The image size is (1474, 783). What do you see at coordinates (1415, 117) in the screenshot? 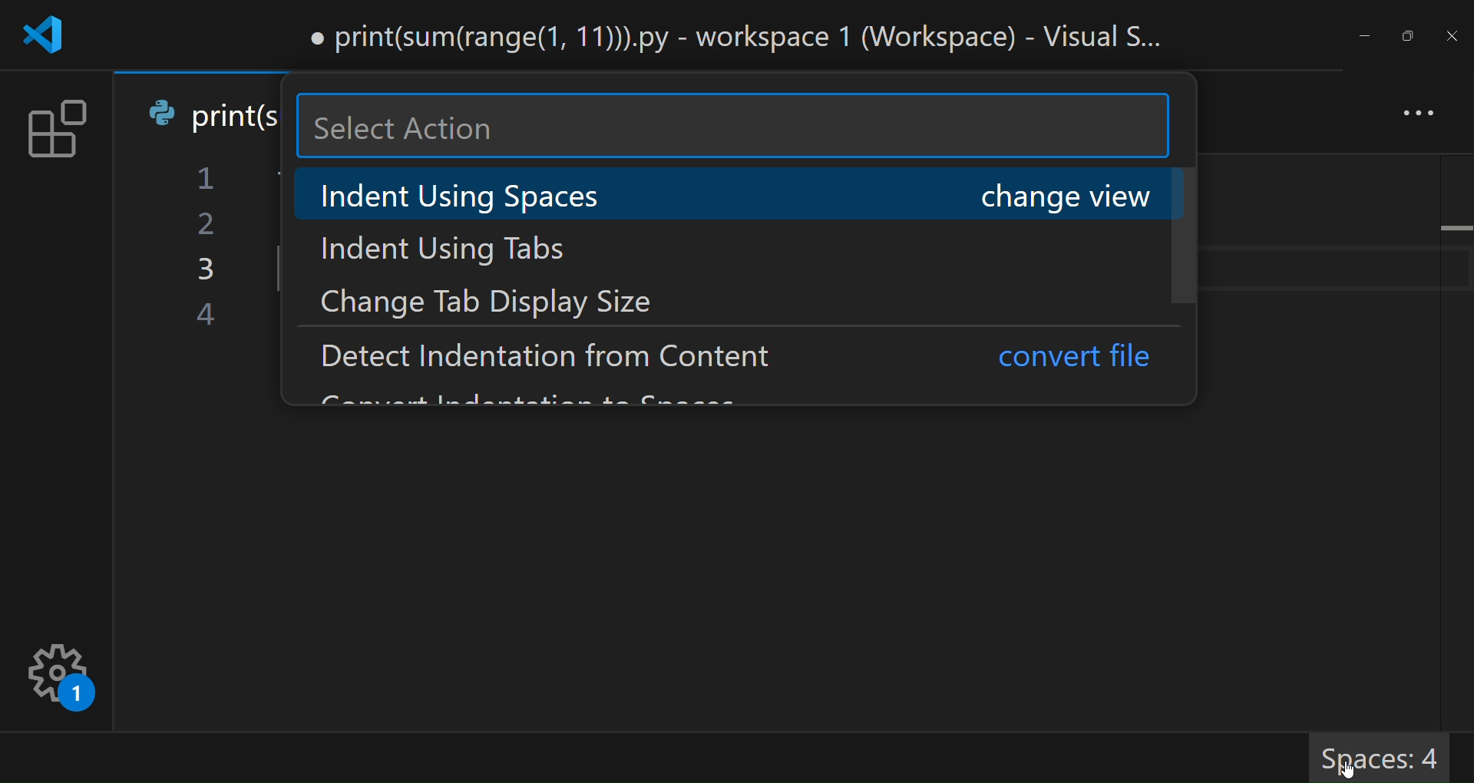
I see `more` at bounding box center [1415, 117].